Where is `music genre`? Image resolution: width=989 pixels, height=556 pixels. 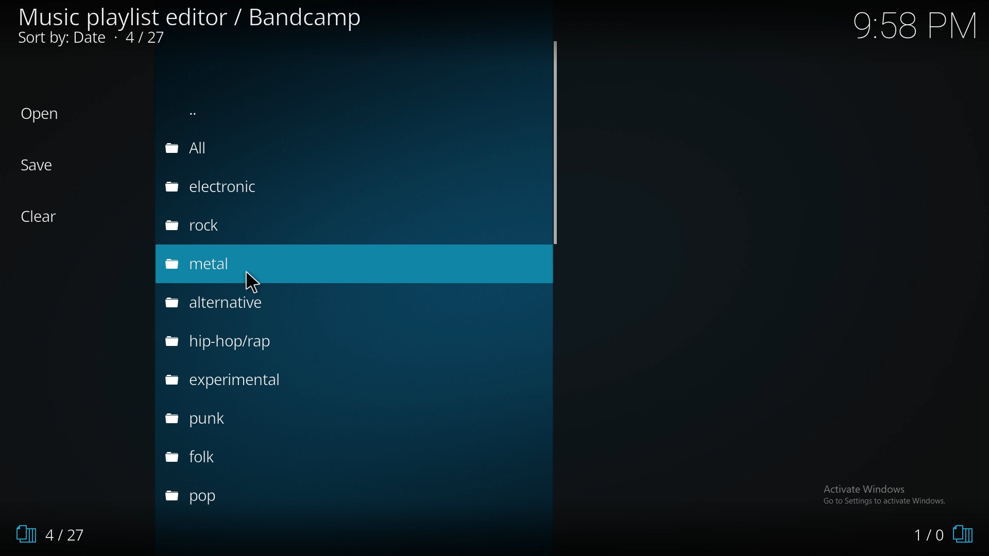 music genre is located at coordinates (263, 264).